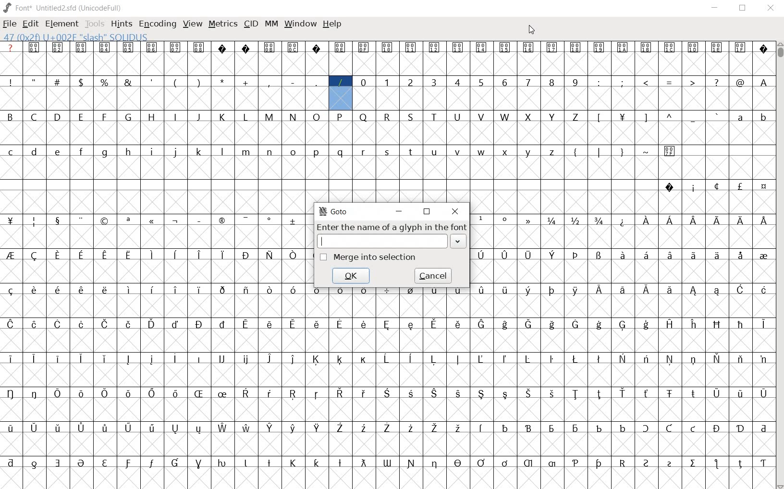 The image size is (784, 489). Describe the element at coordinates (551, 359) in the screenshot. I see `glyph` at that location.